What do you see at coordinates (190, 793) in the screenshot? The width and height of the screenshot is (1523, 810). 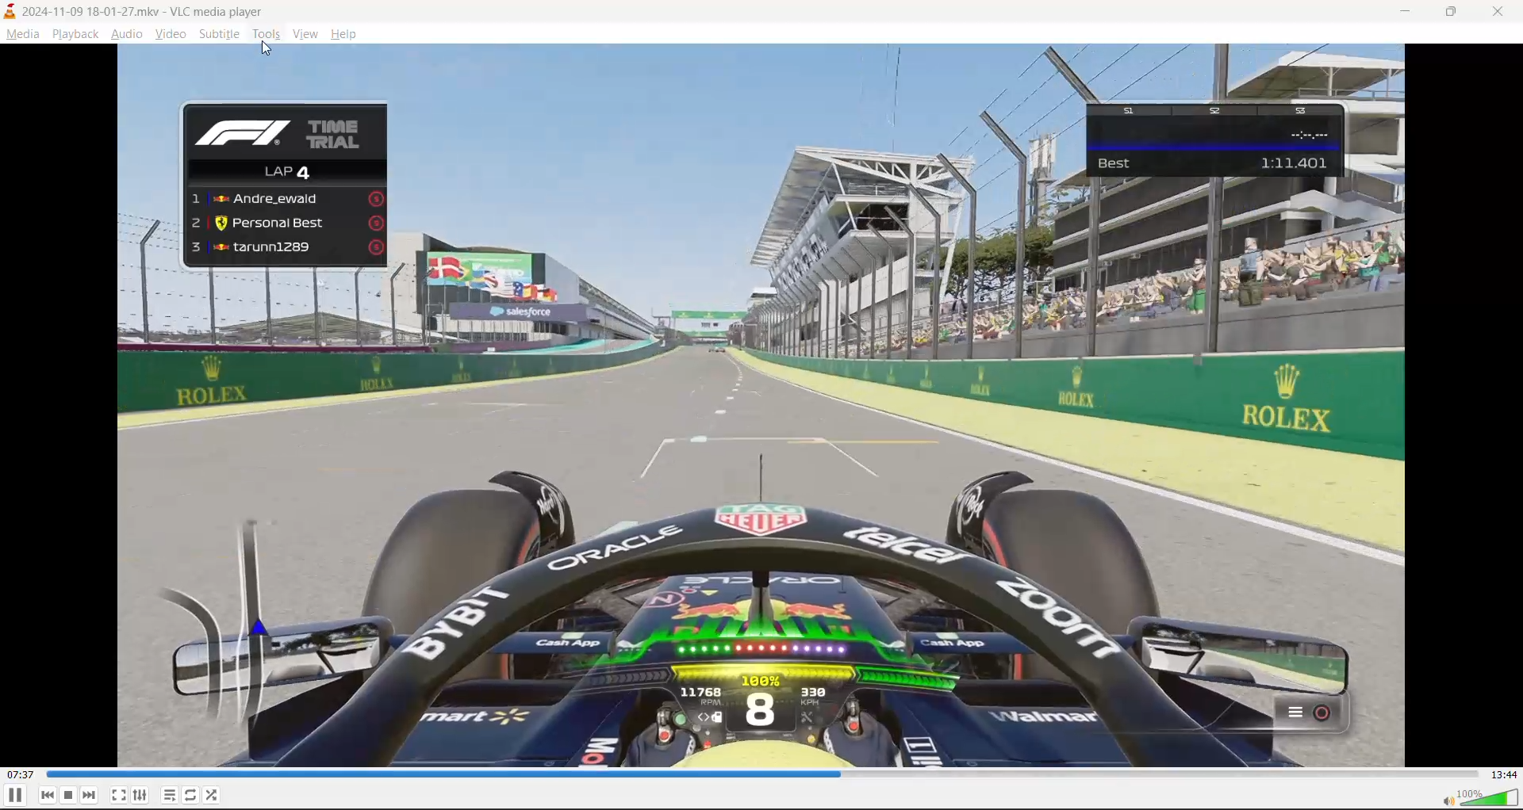 I see `loop` at bounding box center [190, 793].